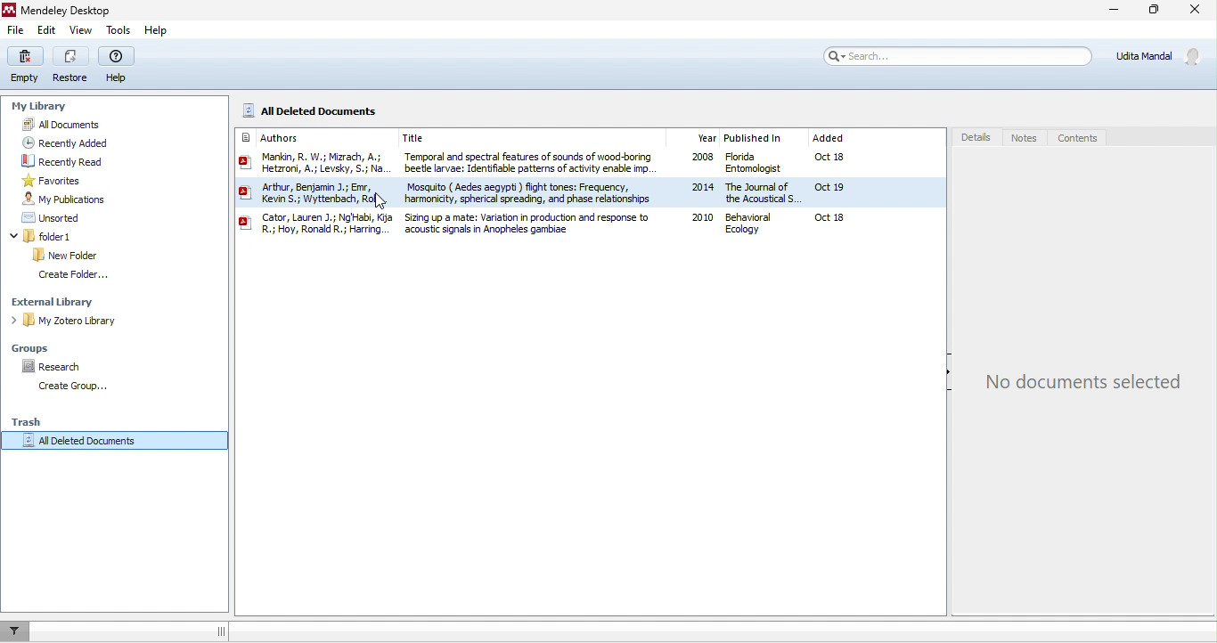  What do you see at coordinates (69, 236) in the screenshot?
I see `folder1` at bounding box center [69, 236].